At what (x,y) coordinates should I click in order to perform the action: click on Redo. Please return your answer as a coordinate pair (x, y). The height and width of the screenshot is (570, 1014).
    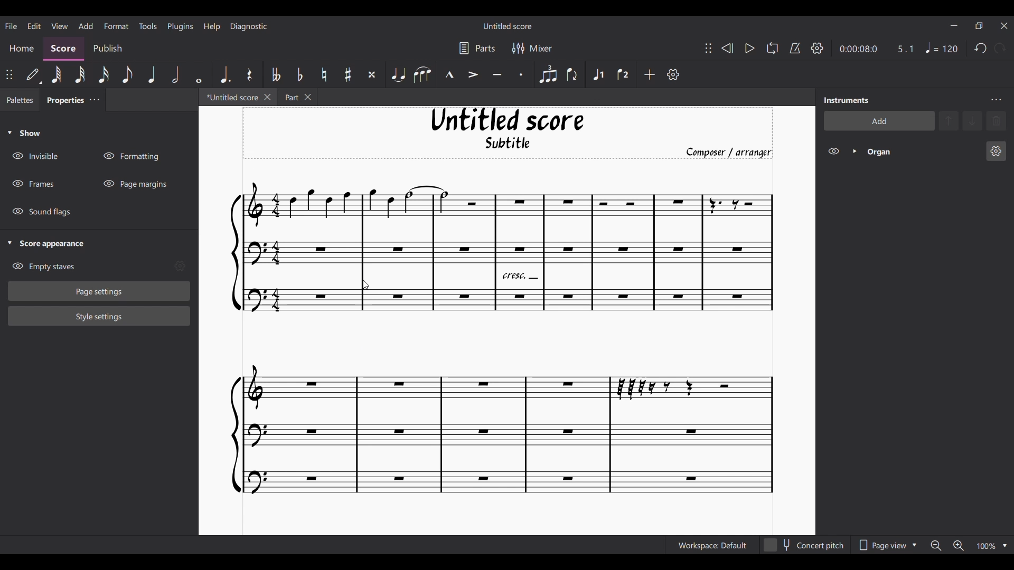
    Looking at the image, I should click on (1000, 48).